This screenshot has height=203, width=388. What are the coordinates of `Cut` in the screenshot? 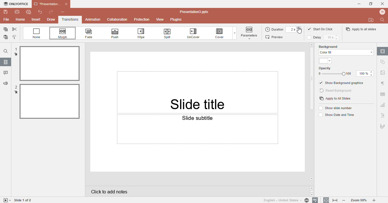 It's located at (15, 29).